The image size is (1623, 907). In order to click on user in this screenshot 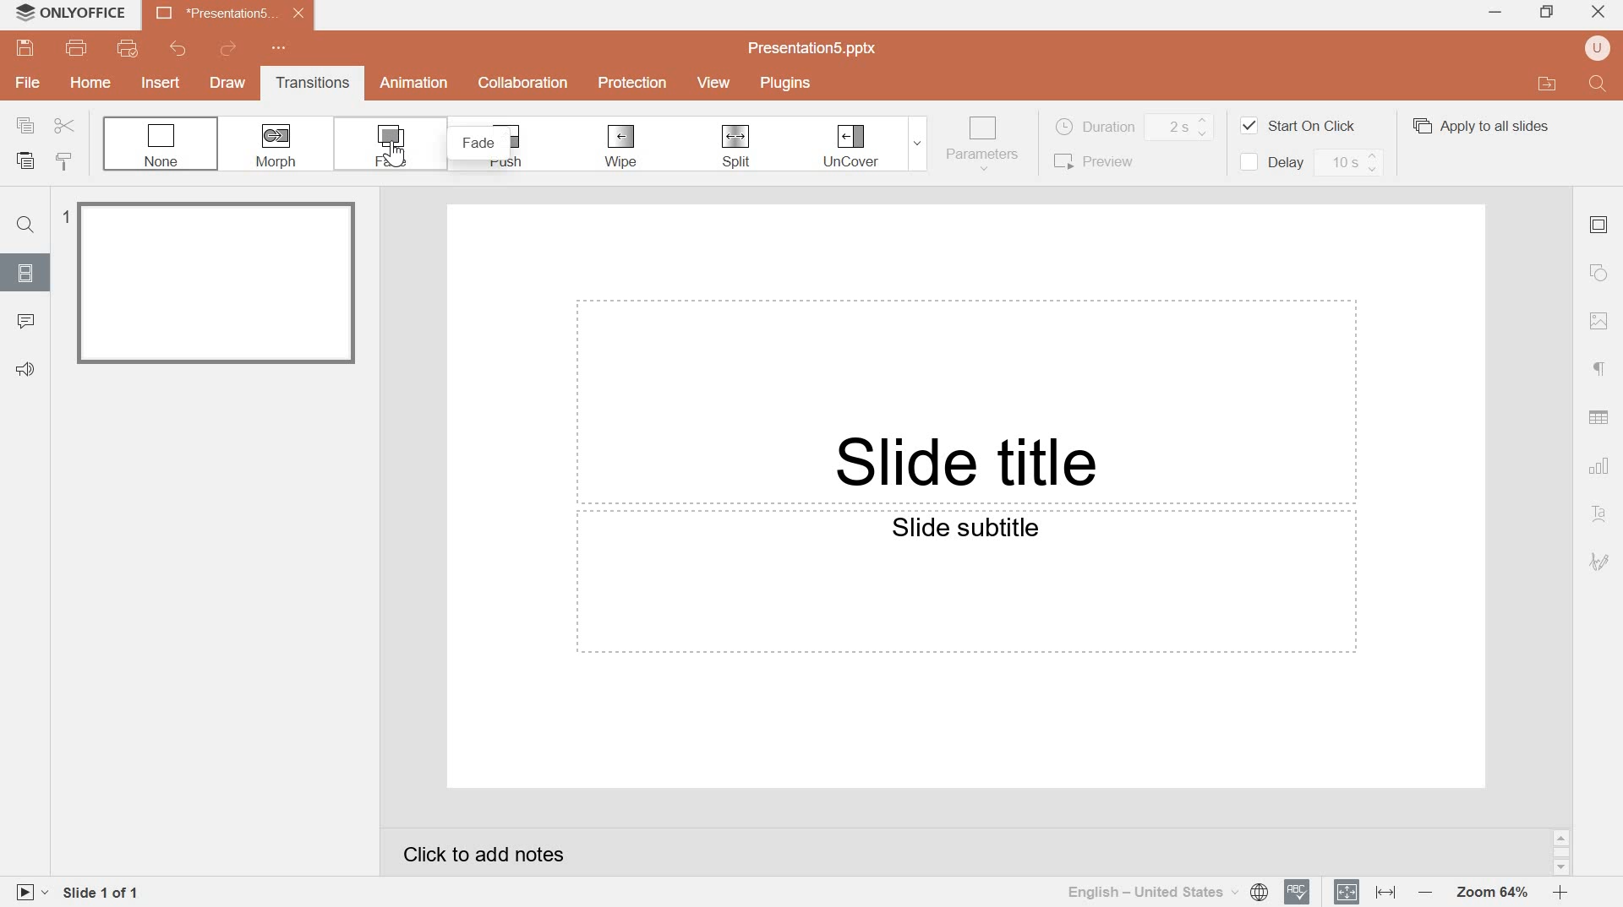, I will do `click(1597, 48)`.